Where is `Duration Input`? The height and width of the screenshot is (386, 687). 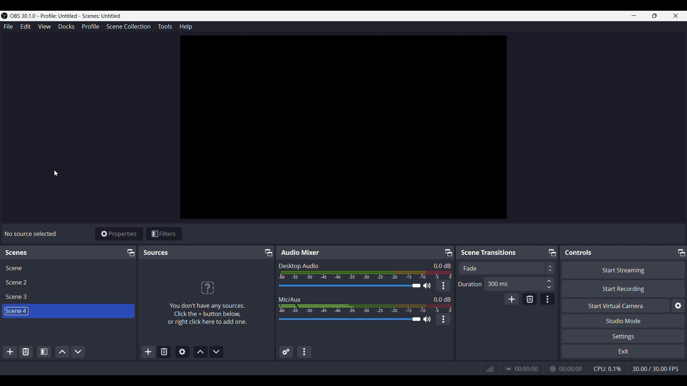 Duration Input is located at coordinates (549, 284).